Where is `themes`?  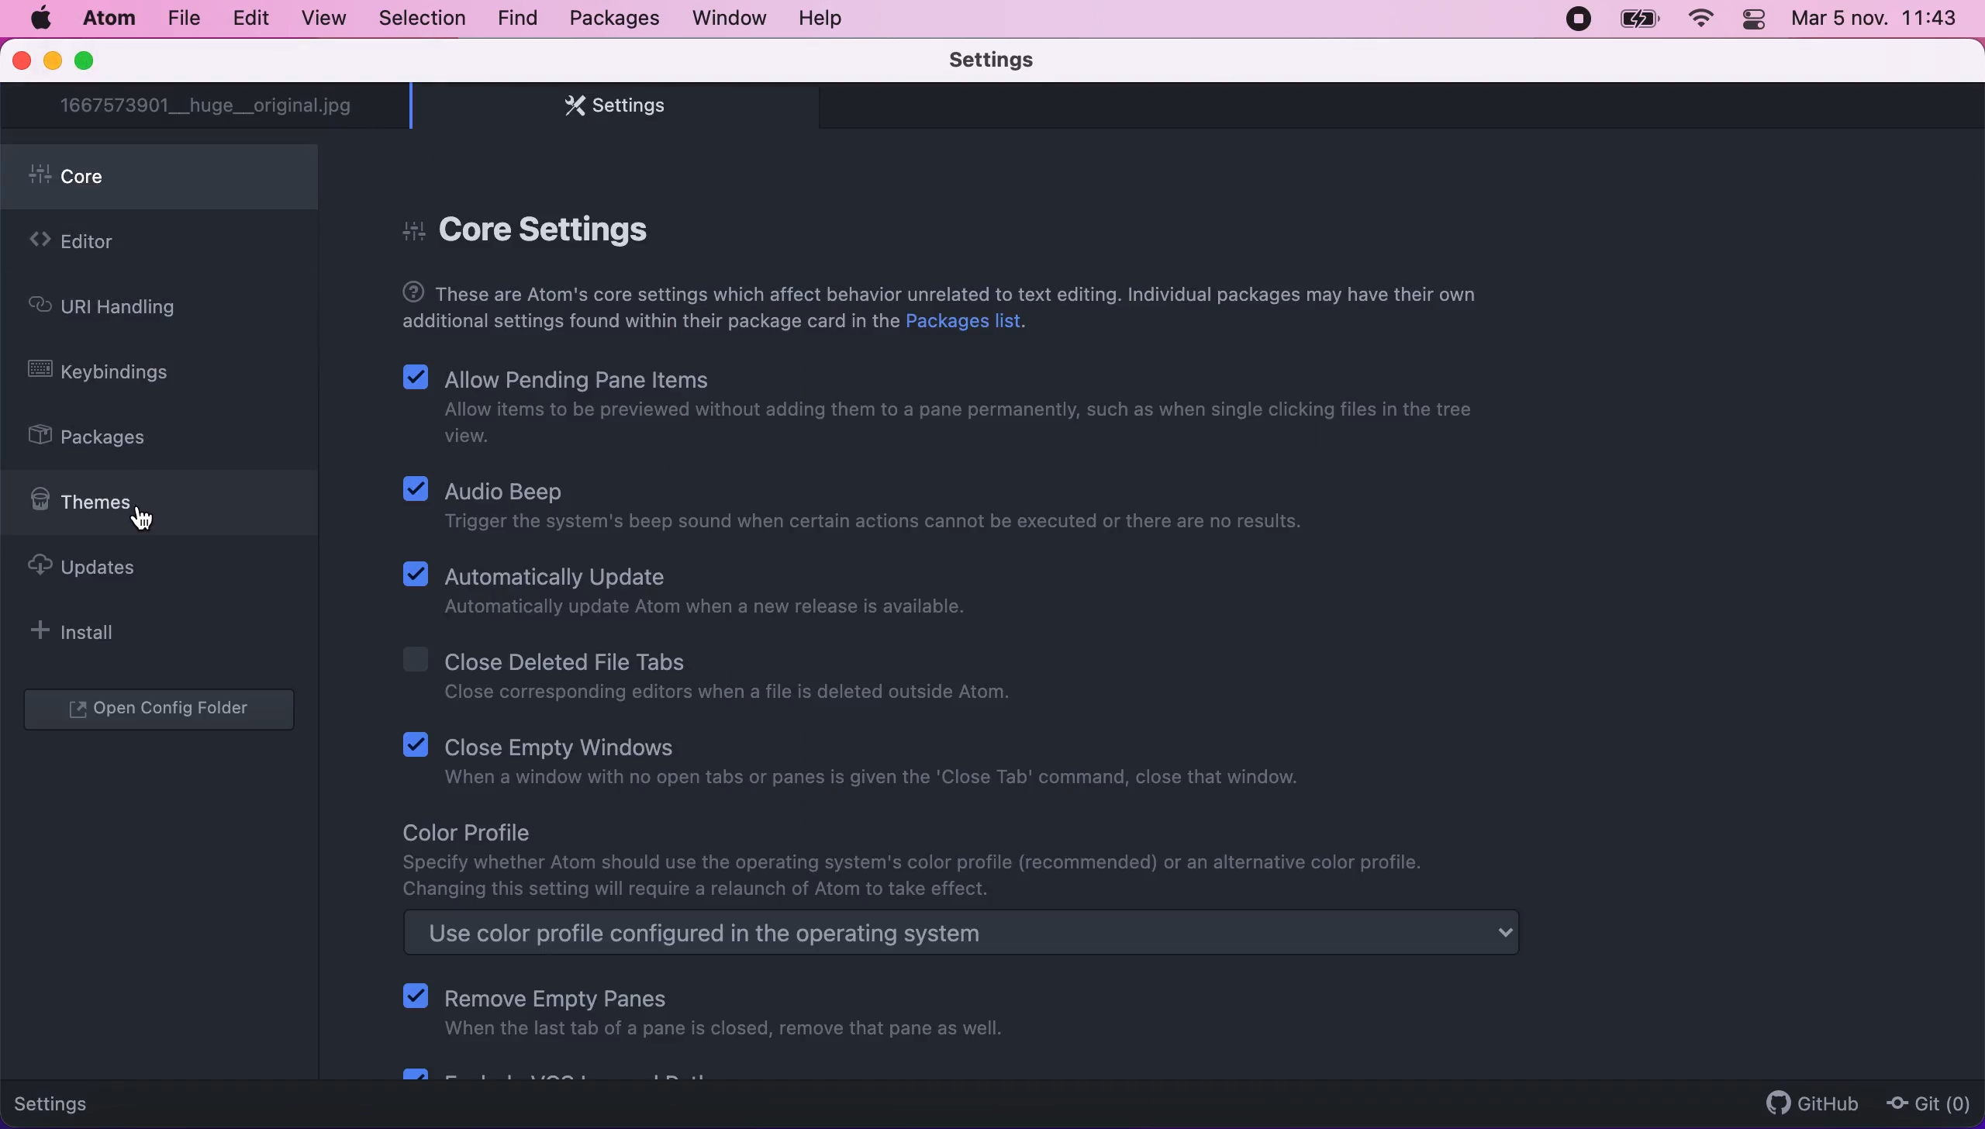
themes is located at coordinates (160, 508).